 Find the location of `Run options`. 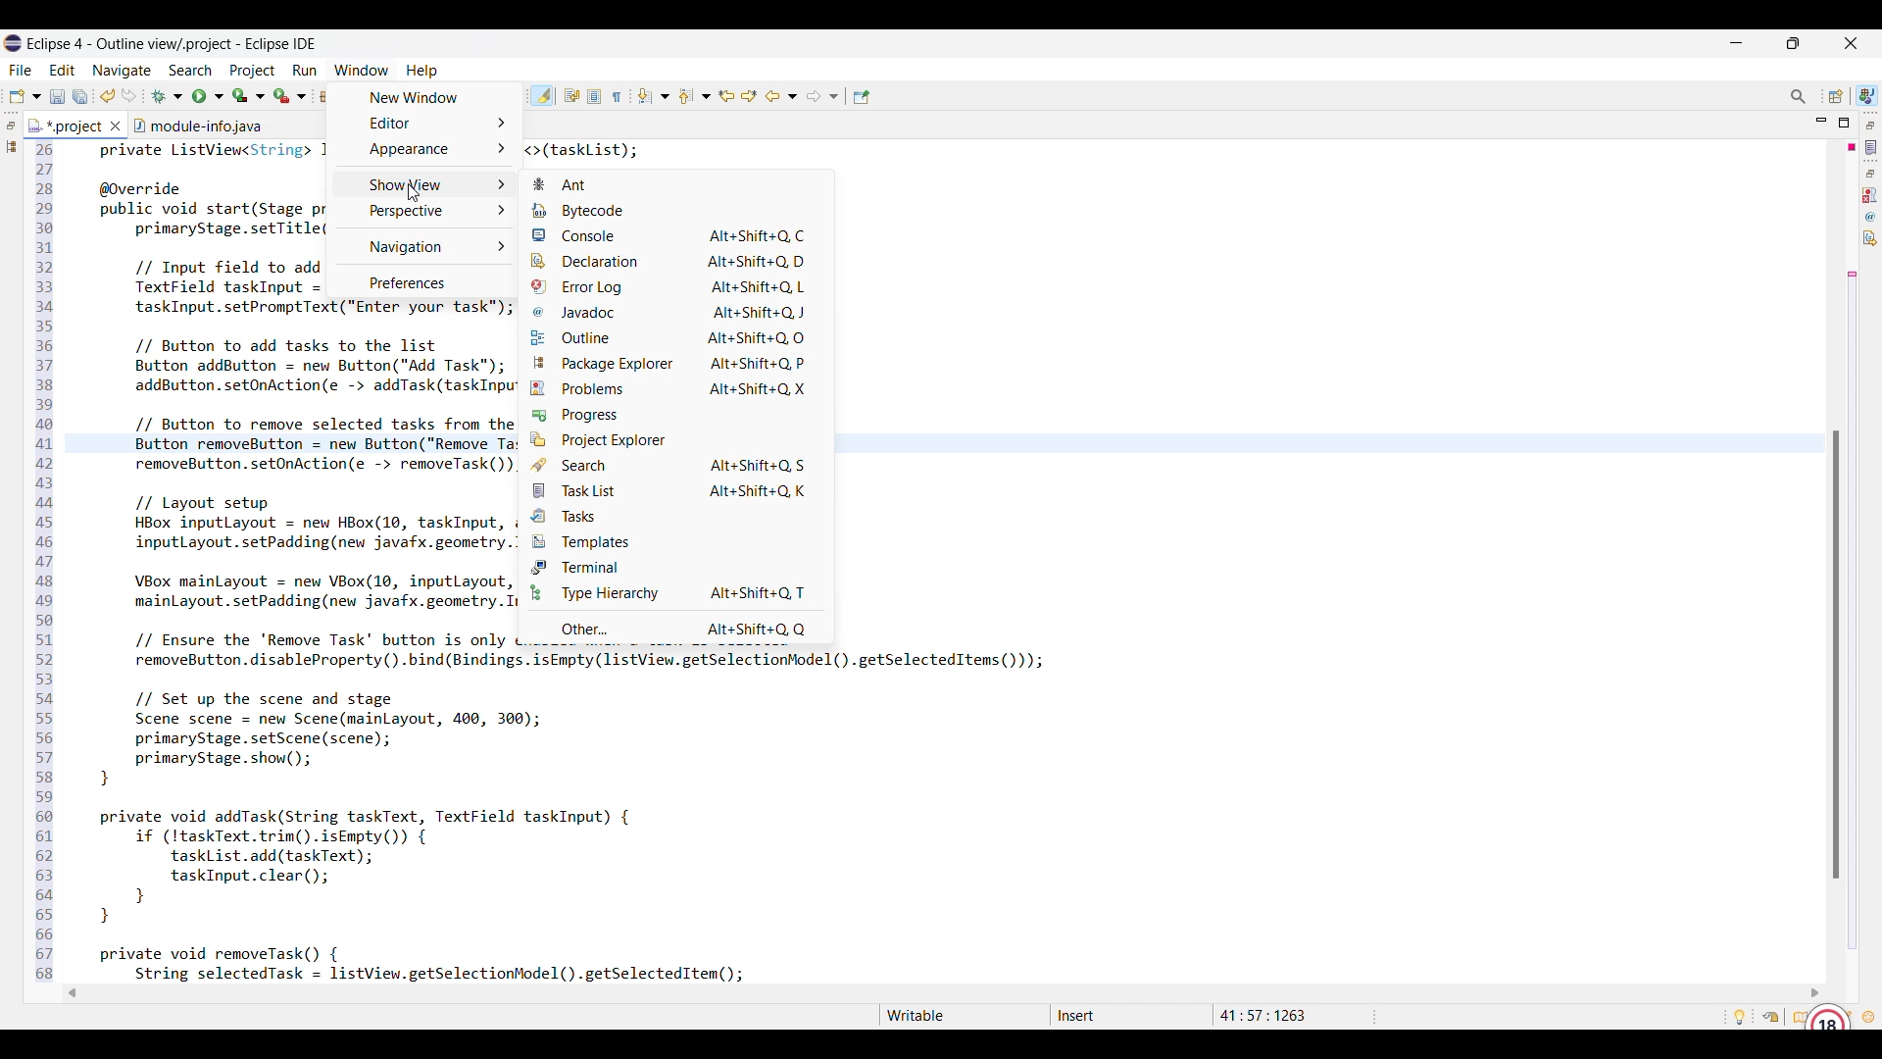

Run options is located at coordinates (209, 96).